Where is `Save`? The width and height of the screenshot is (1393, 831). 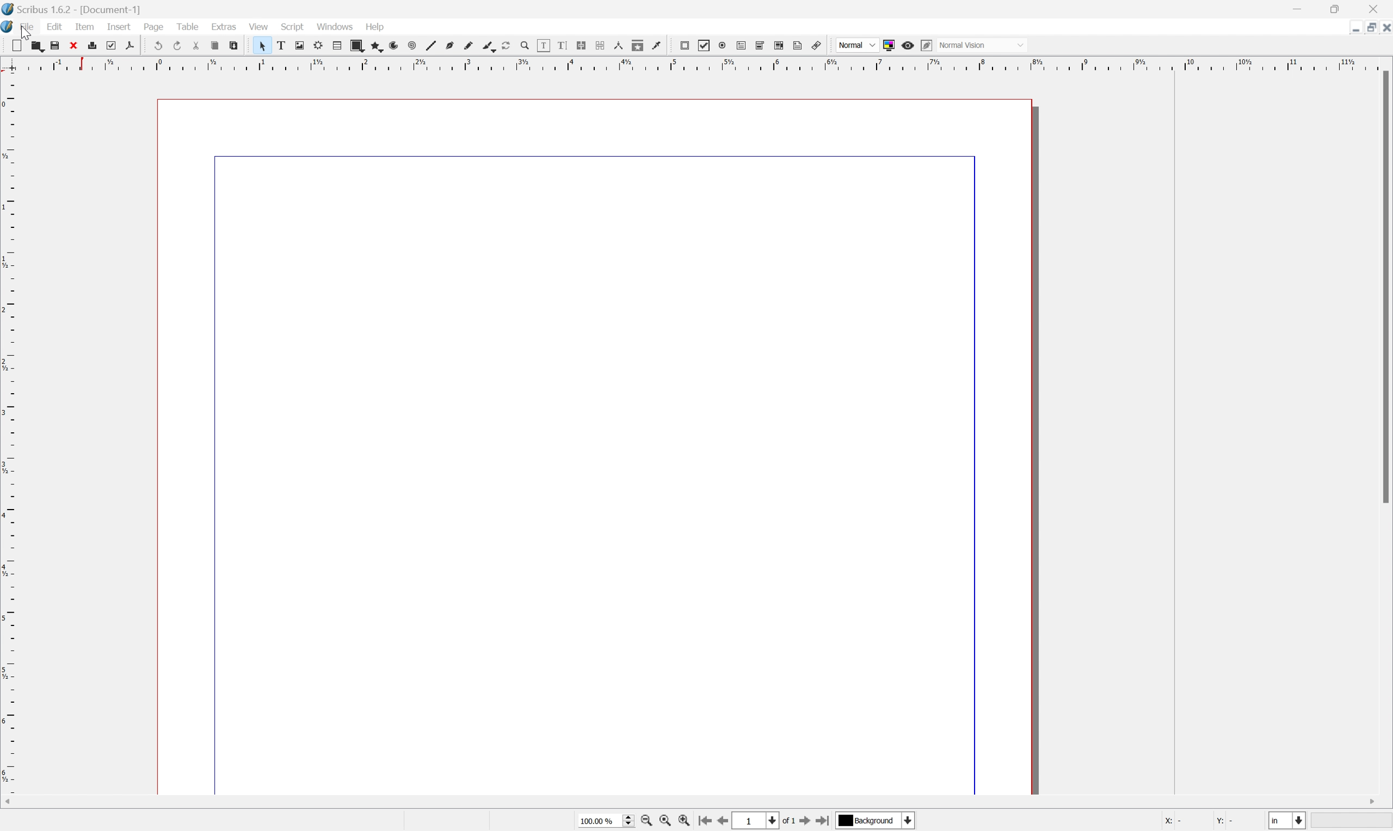
Save is located at coordinates (58, 45).